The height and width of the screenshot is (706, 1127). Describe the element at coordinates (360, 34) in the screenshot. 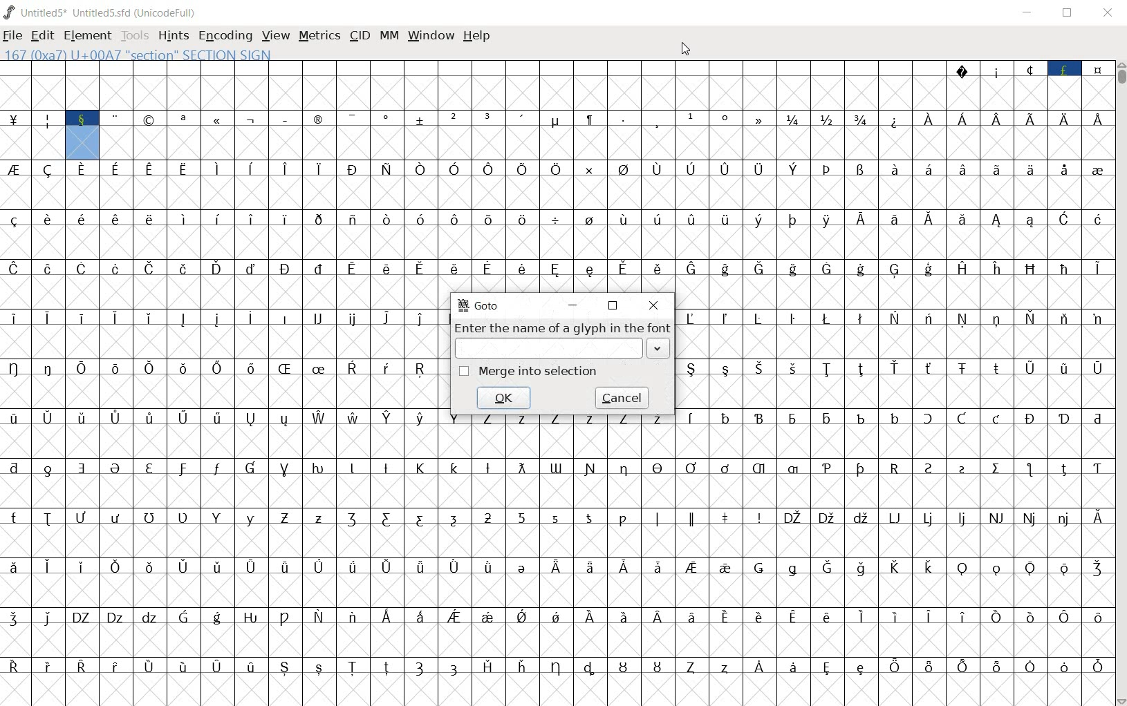

I see `cid` at that location.